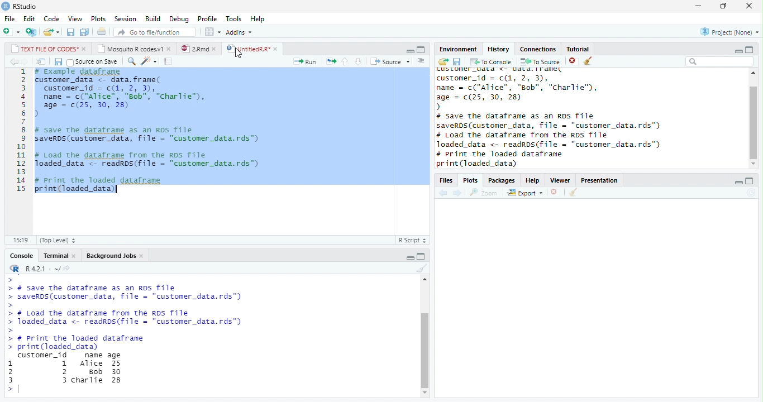 This screenshot has height=402, width=763. What do you see at coordinates (84, 32) in the screenshot?
I see `save all` at bounding box center [84, 32].